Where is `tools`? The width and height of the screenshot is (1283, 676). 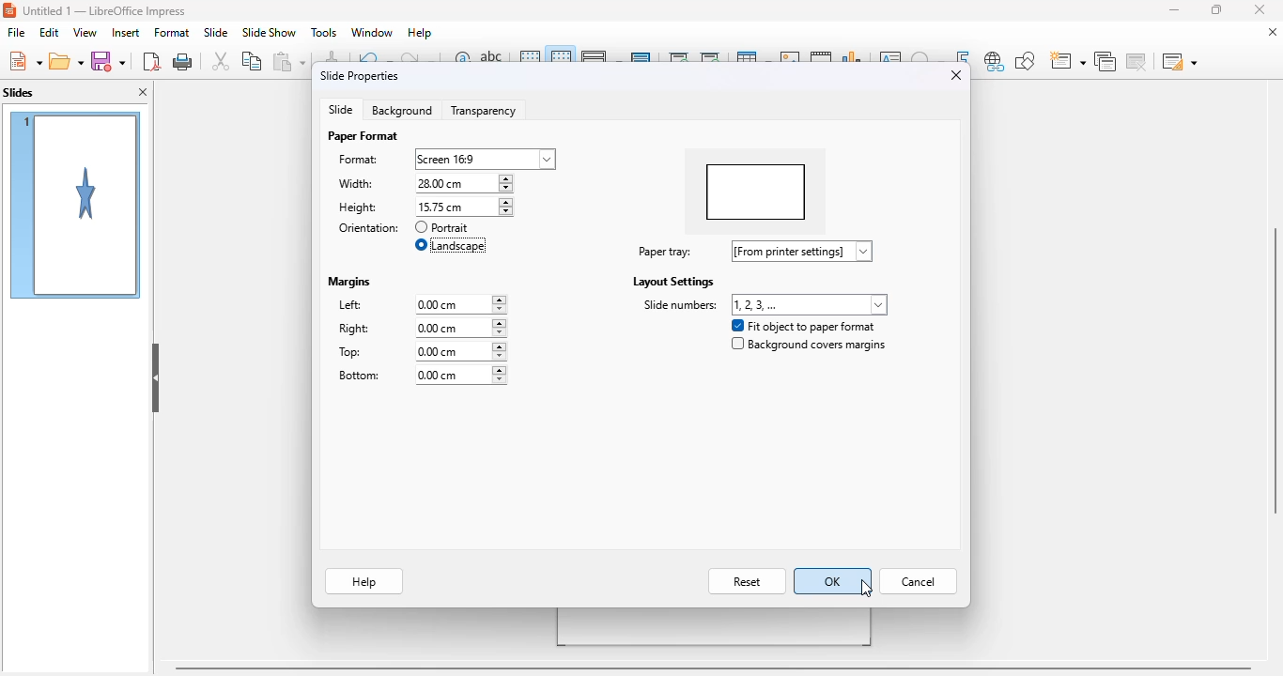
tools is located at coordinates (324, 32).